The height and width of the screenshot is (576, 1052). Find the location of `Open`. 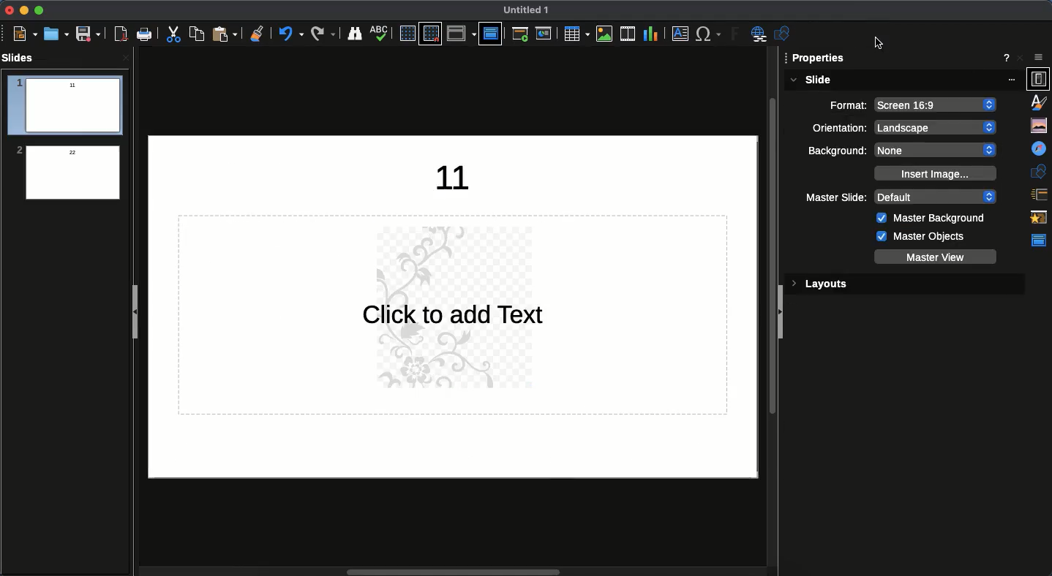

Open is located at coordinates (55, 34).